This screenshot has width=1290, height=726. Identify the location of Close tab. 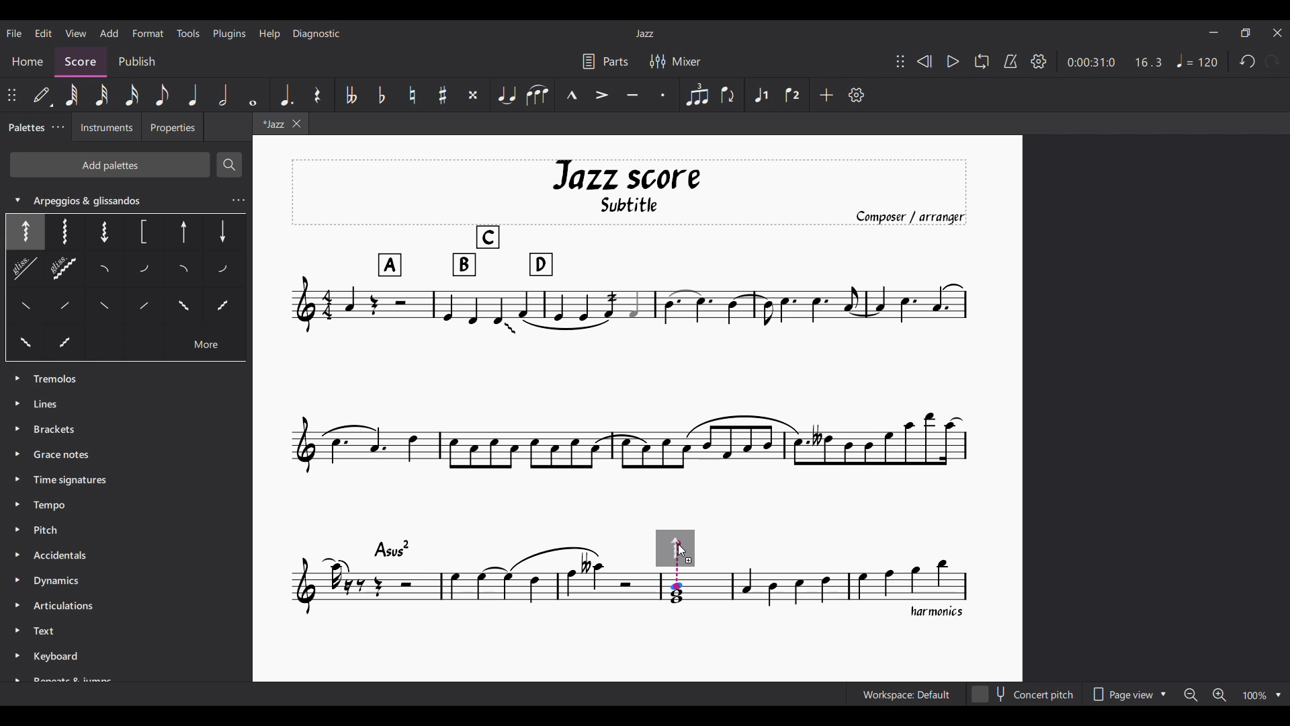
(296, 124).